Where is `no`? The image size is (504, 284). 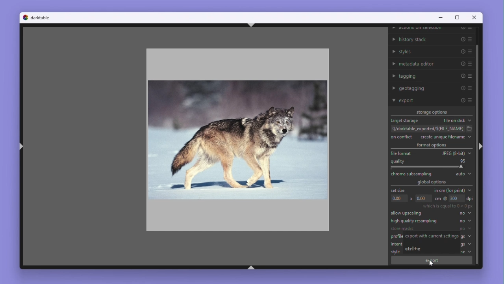
no is located at coordinates (466, 213).